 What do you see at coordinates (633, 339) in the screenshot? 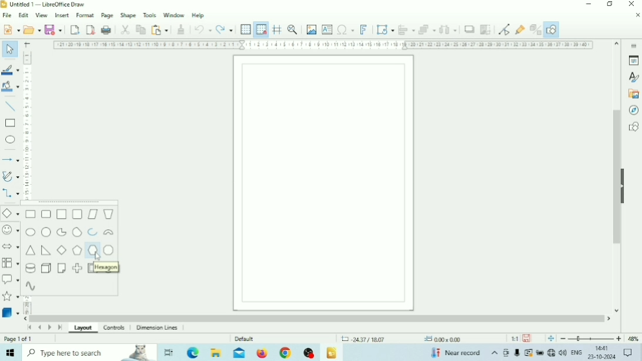
I see `Zoom factor` at bounding box center [633, 339].